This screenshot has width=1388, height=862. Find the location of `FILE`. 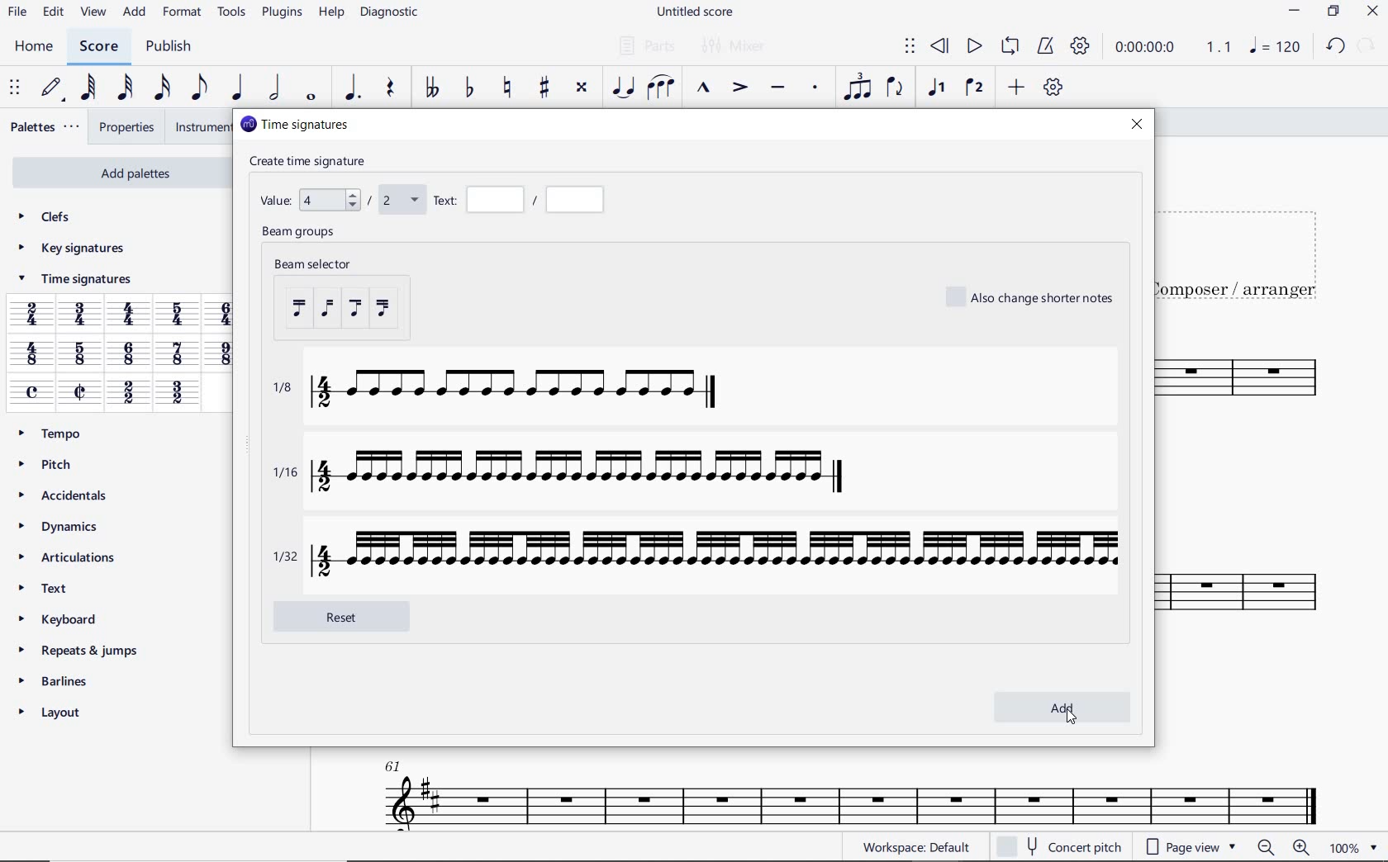

FILE is located at coordinates (17, 13).